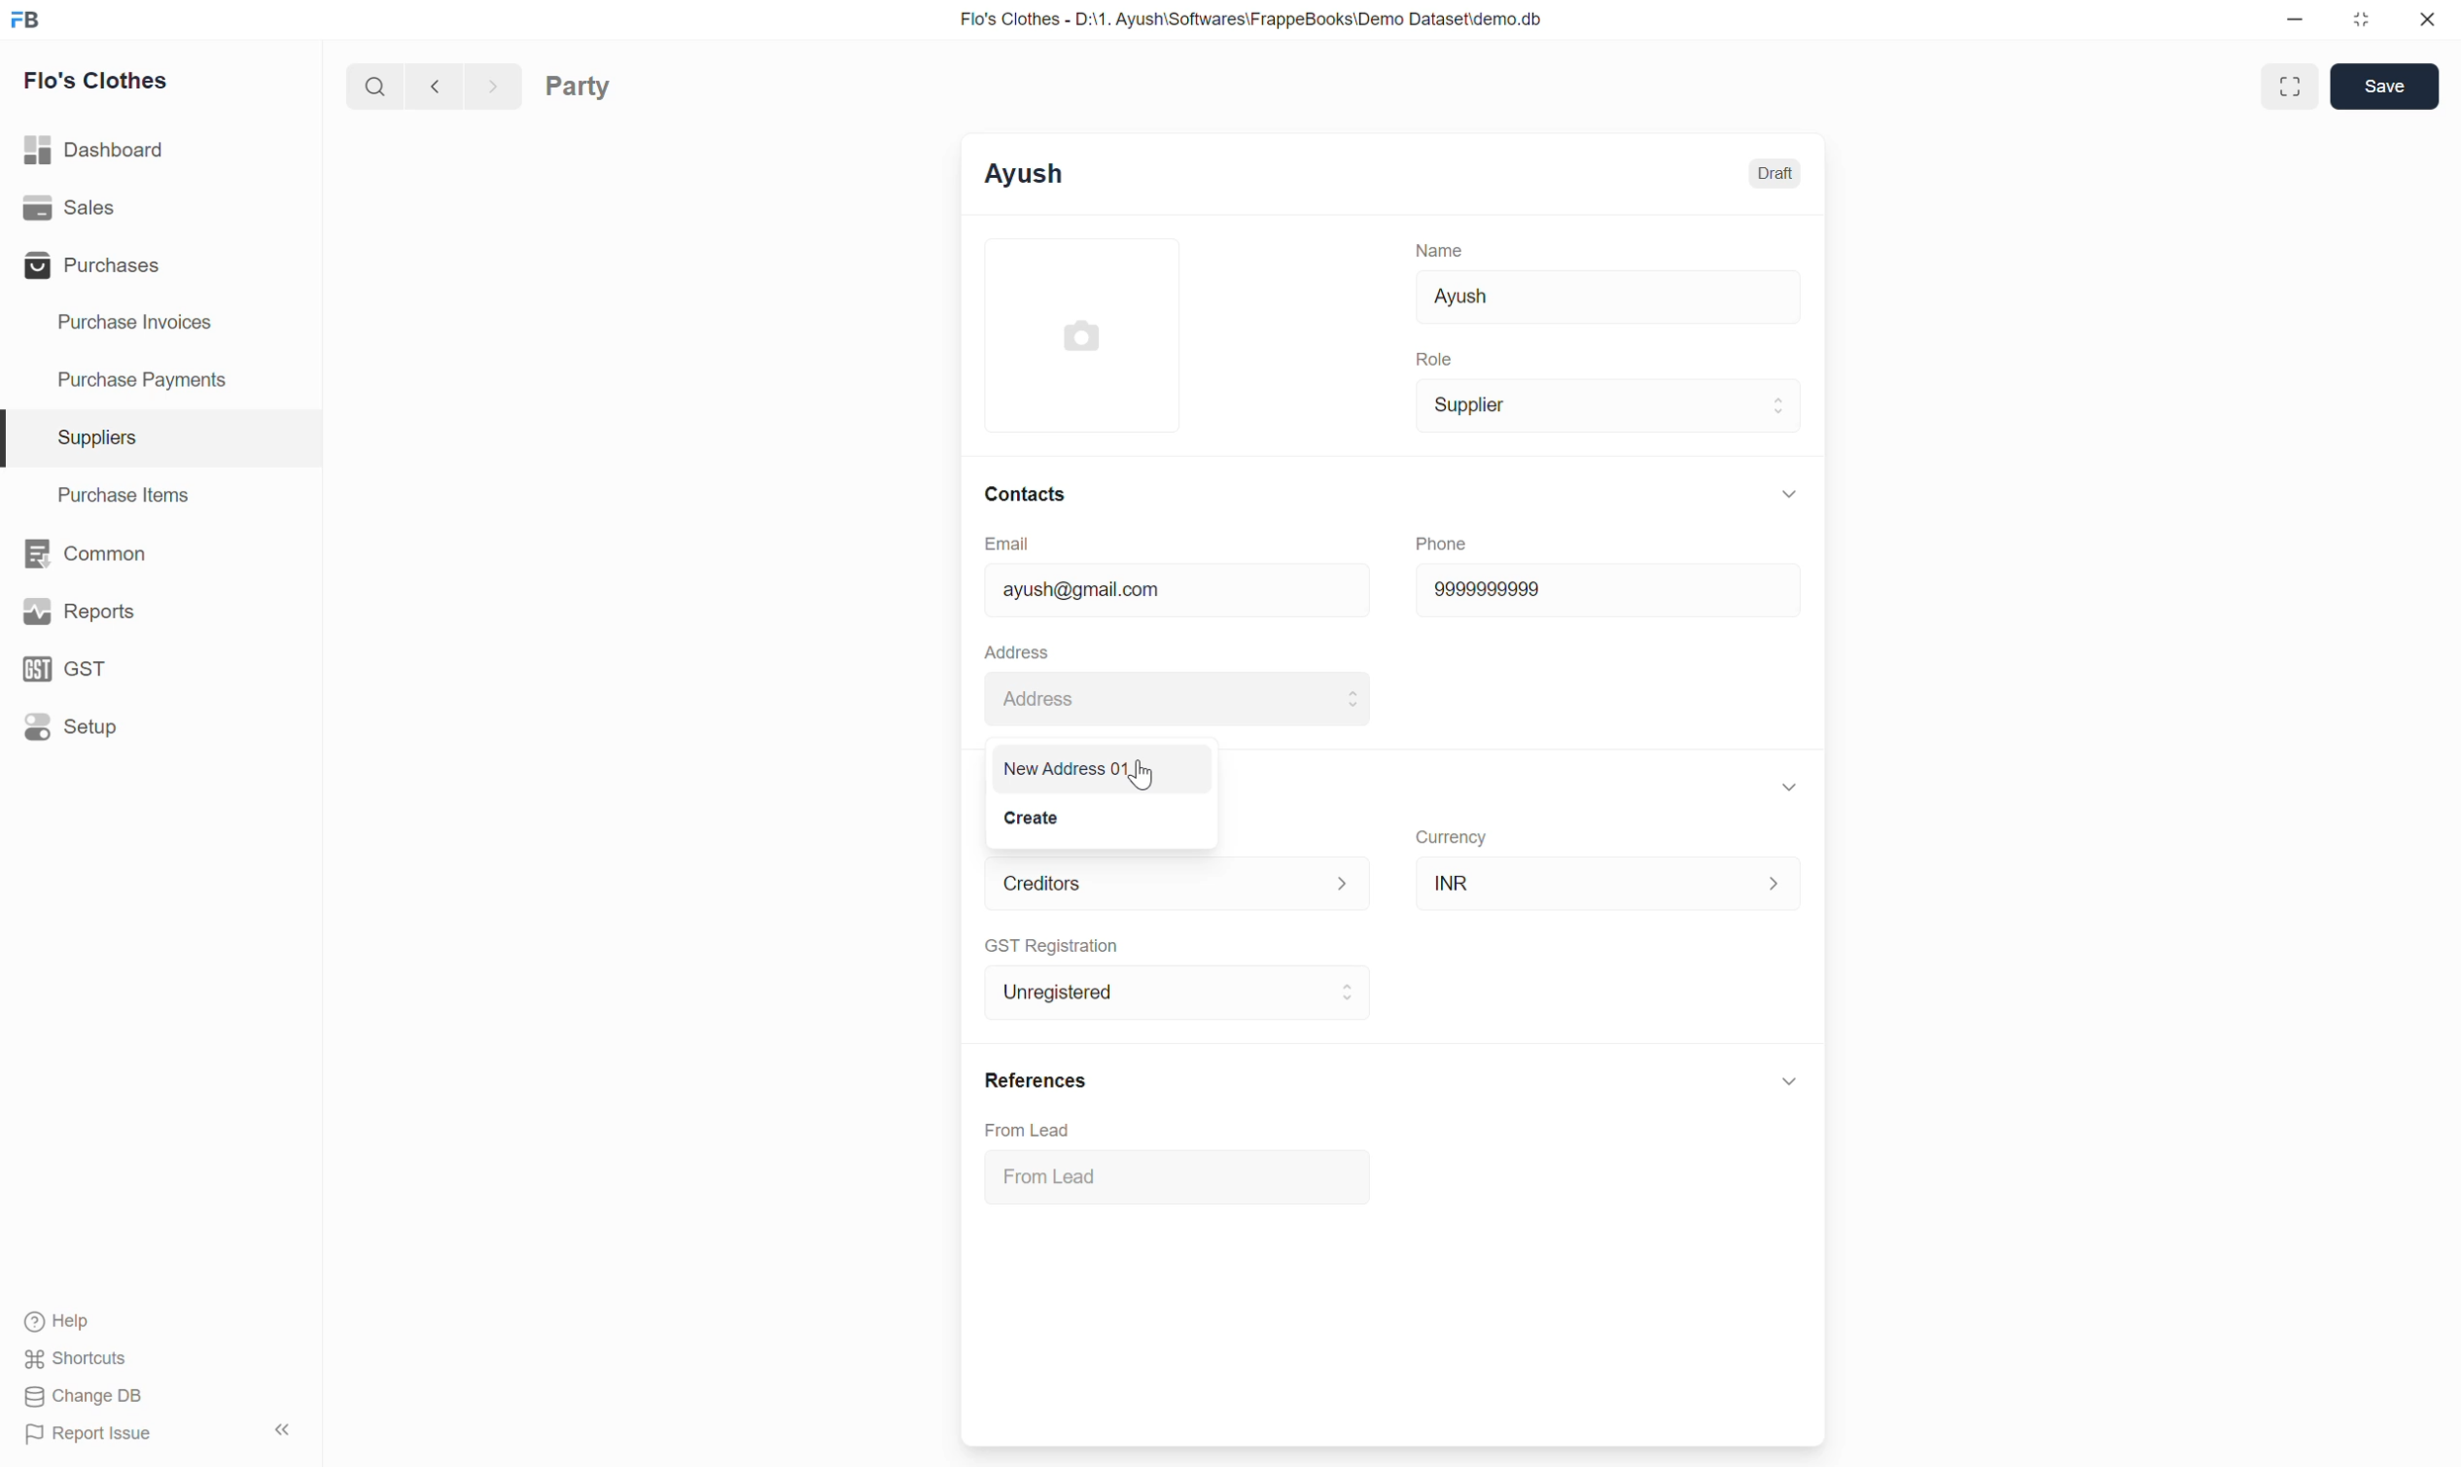  I want to click on GST, so click(159, 668).